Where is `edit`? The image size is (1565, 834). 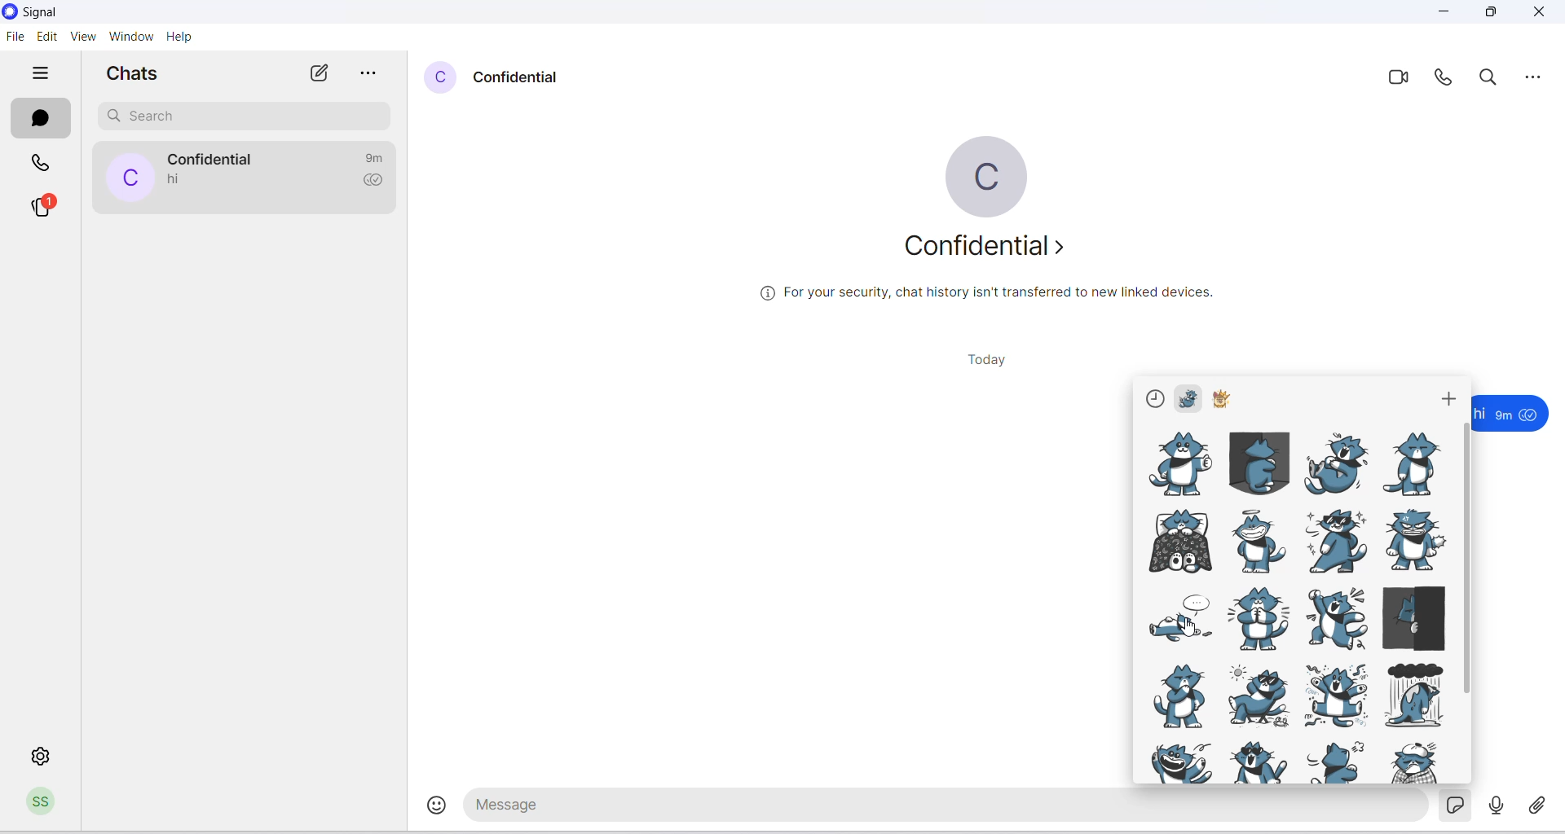
edit is located at coordinates (48, 36).